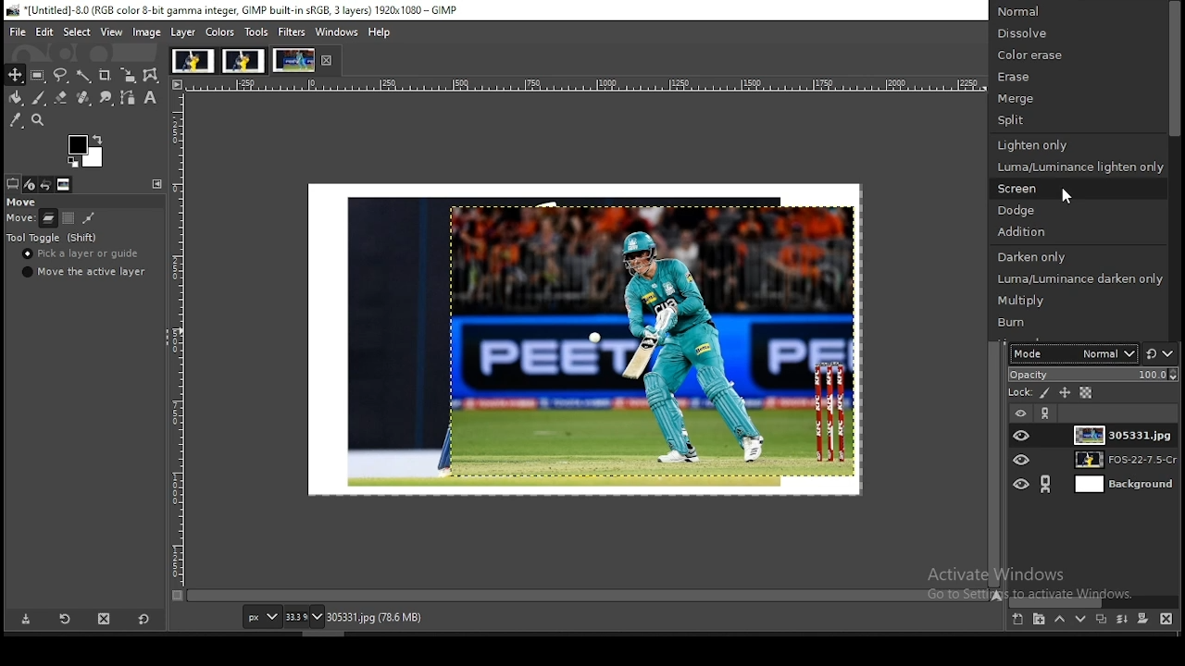 Image resolution: width=1185 pixels, height=666 pixels. What do you see at coordinates (23, 203) in the screenshot?
I see `move` at bounding box center [23, 203].